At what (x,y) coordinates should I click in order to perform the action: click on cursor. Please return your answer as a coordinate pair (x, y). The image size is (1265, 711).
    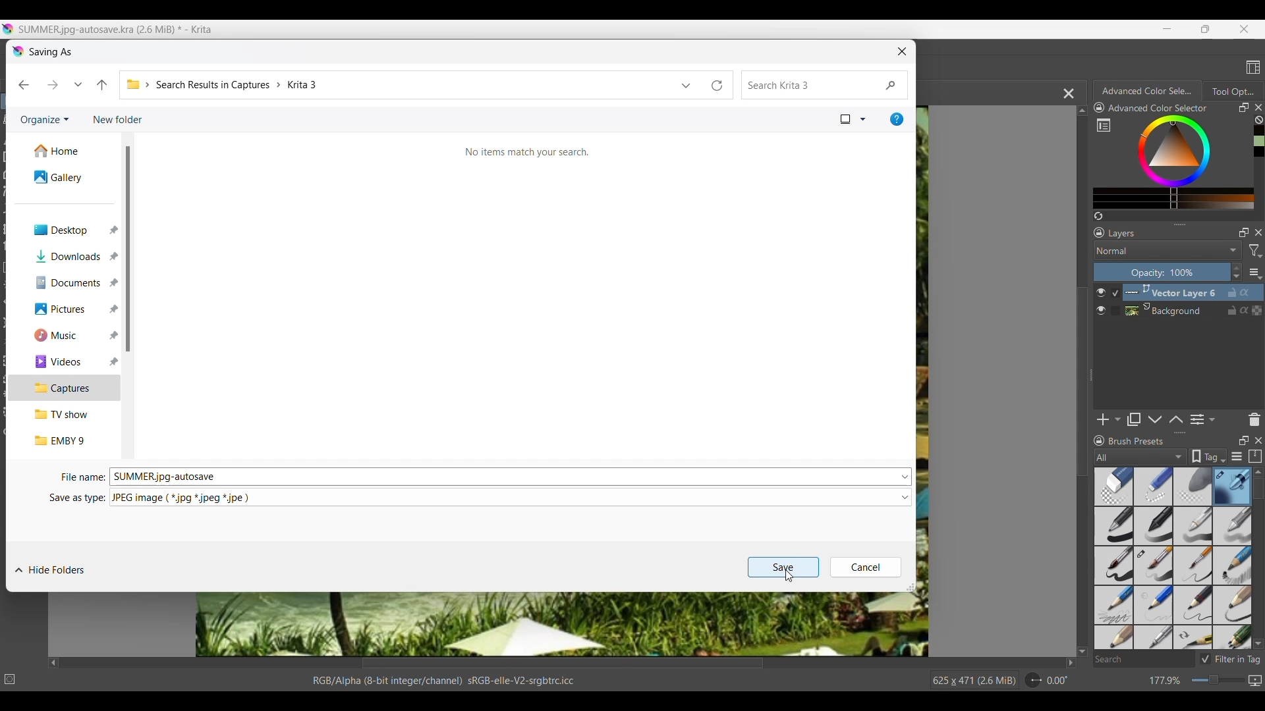
    Looking at the image, I should click on (791, 575).